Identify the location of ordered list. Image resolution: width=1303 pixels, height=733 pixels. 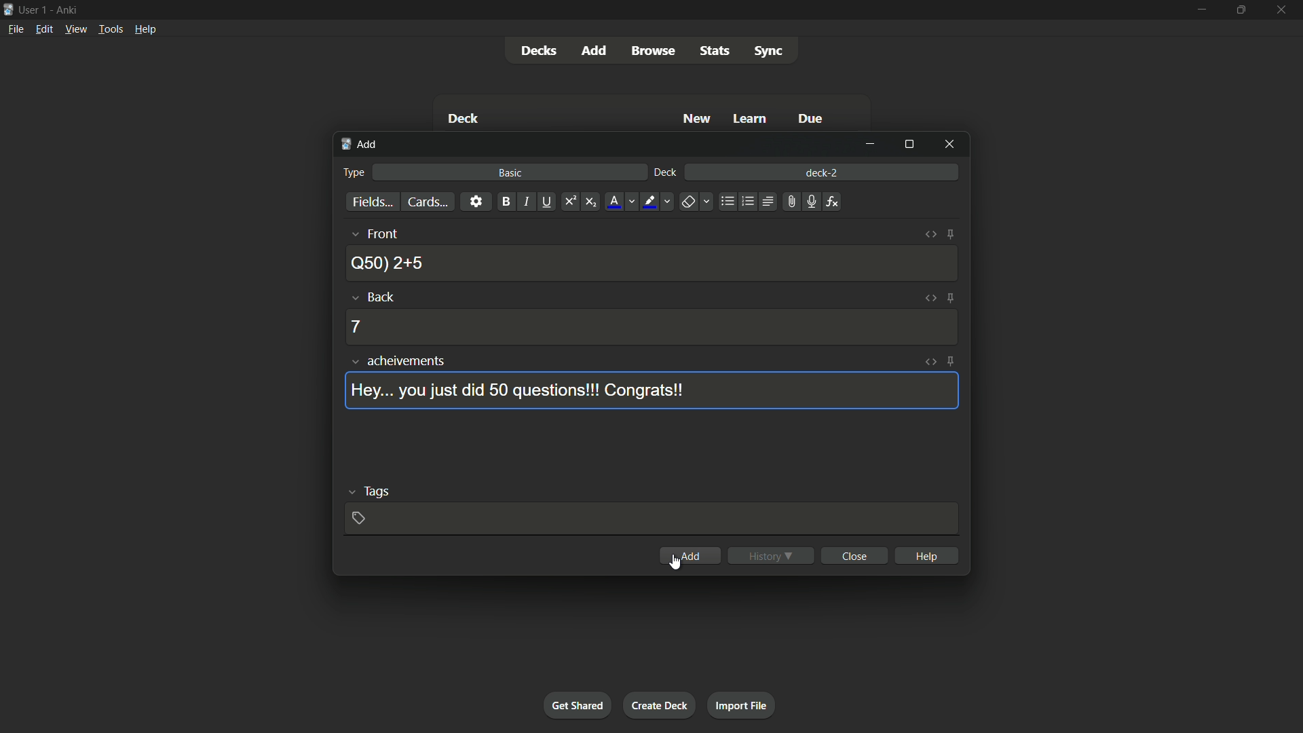
(748, 202).